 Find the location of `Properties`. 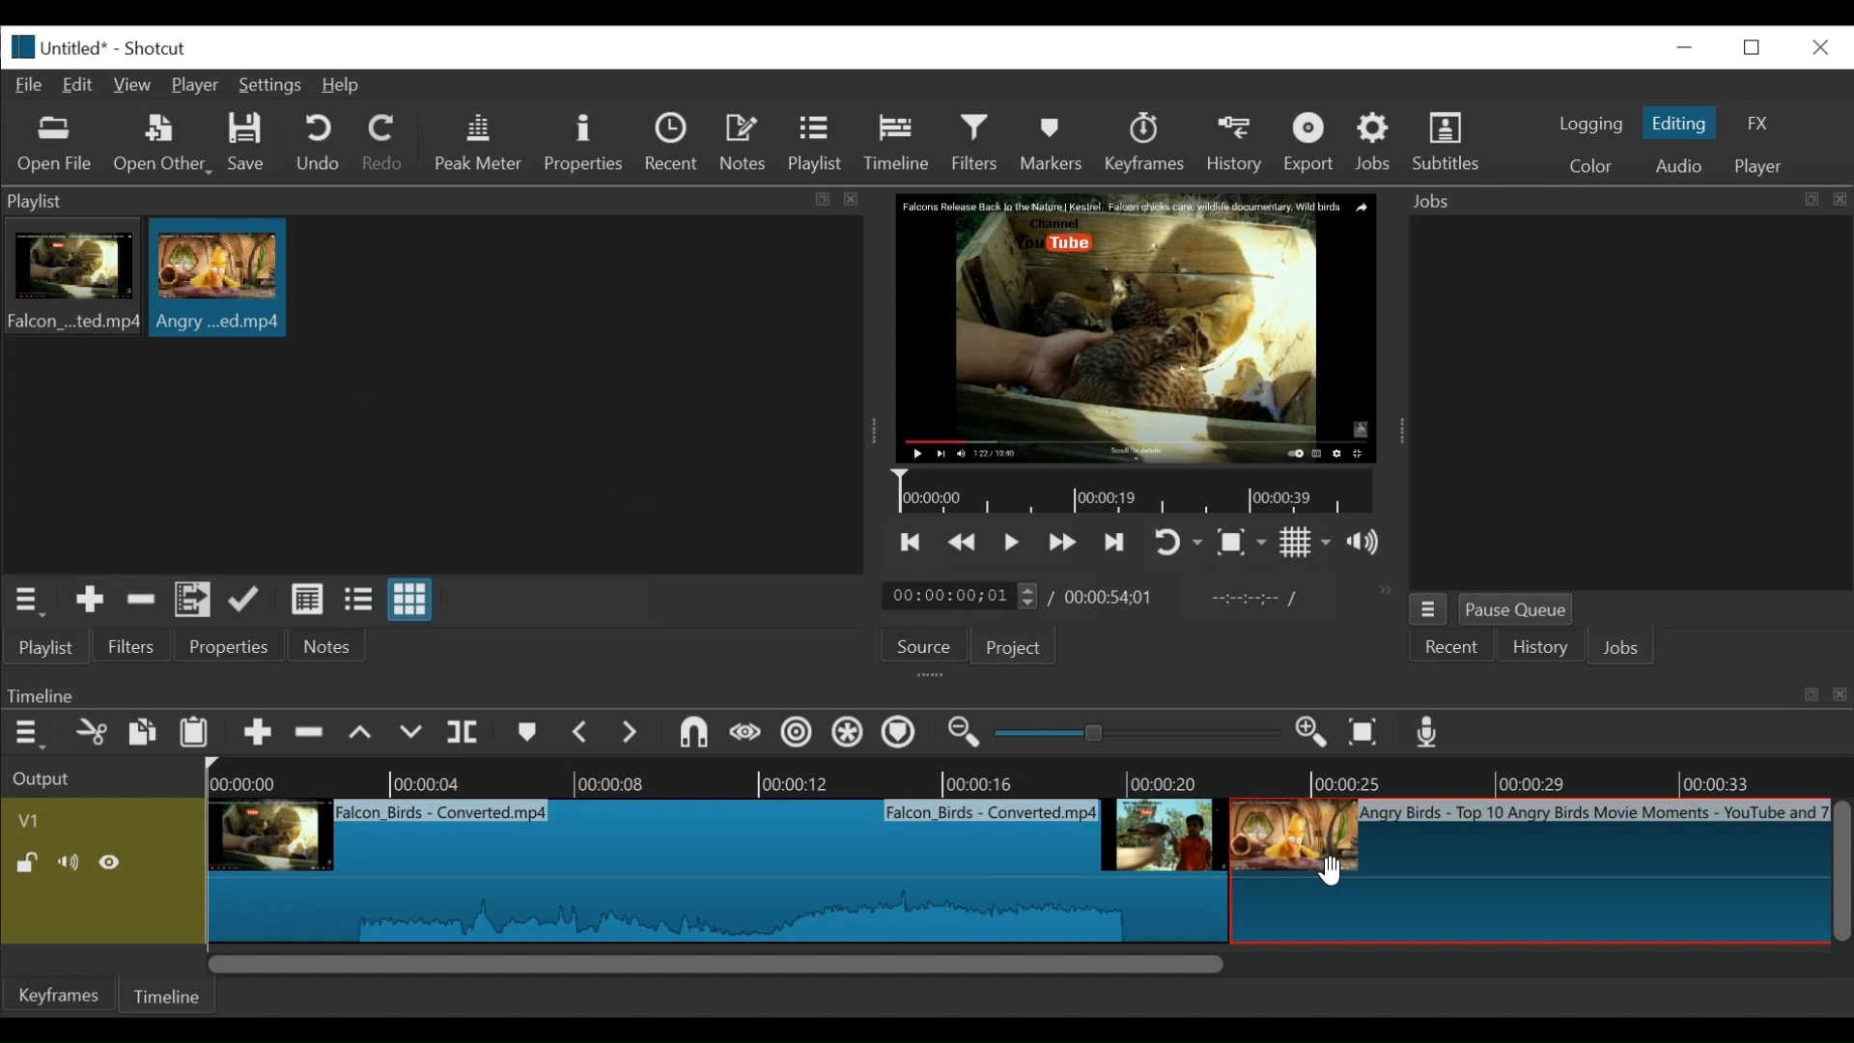

Properties is located at coordinates (586, 143).